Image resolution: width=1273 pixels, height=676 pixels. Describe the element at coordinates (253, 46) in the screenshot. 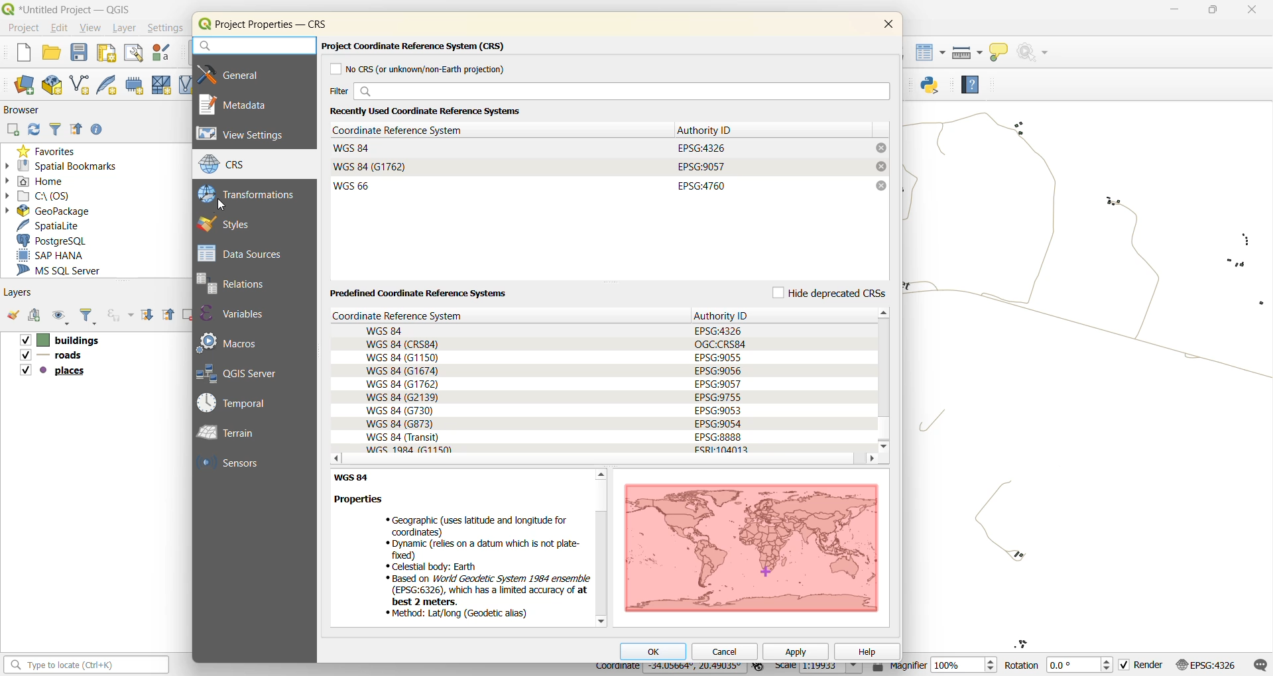

I see `search` at that location.